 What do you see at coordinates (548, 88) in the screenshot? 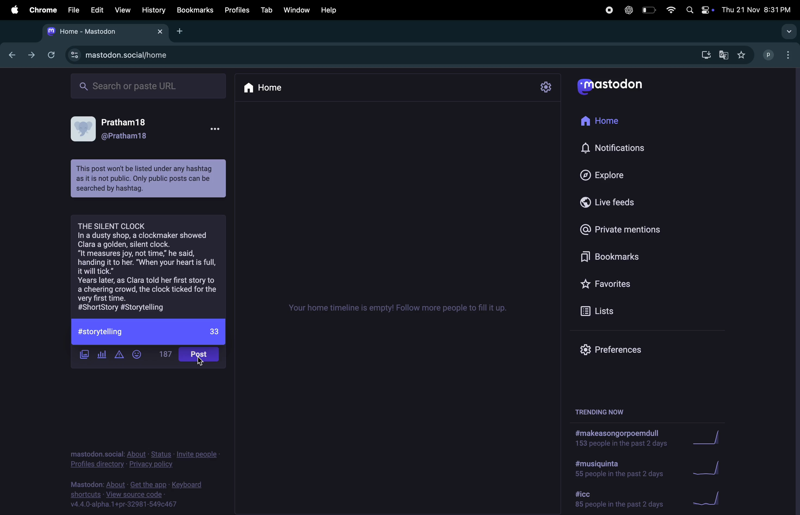
I see `setting` at bounding box center [548, 88].